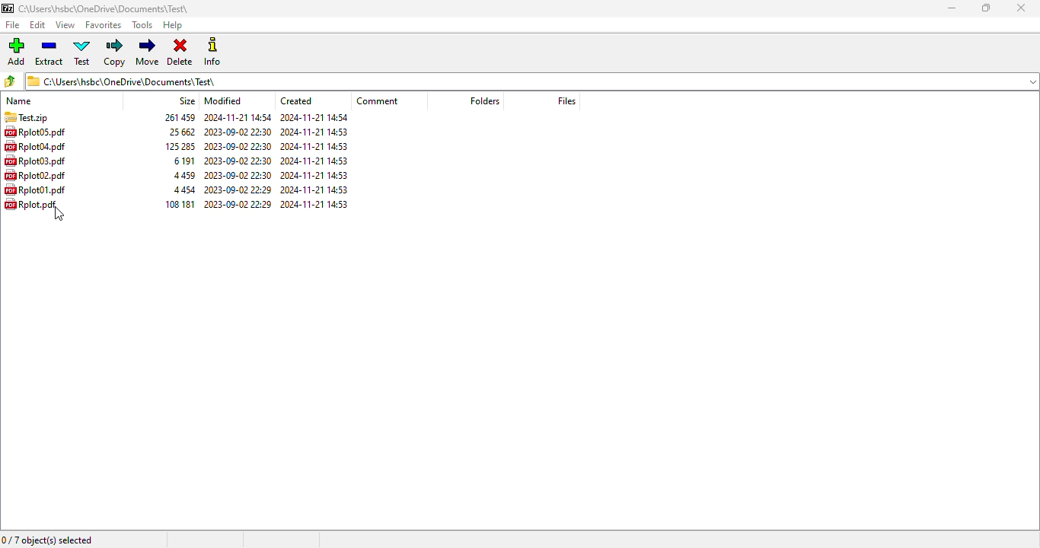 Image resolution: width=1040 pixels, height=548 pixels. Describe the element at coordinates (173, 26) in the screenshot. I see `help` at that location.